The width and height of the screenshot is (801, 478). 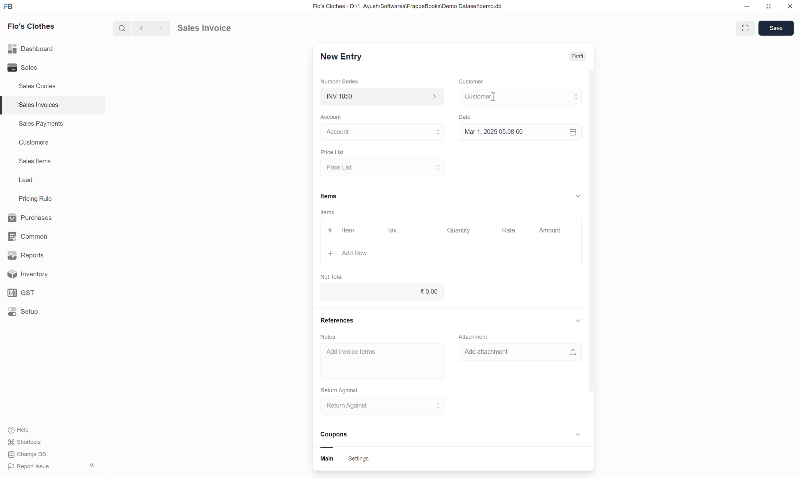 What do you see at coordinates (328, 230) in the screenshot?
I see `#` at bounding box center [328, 230].